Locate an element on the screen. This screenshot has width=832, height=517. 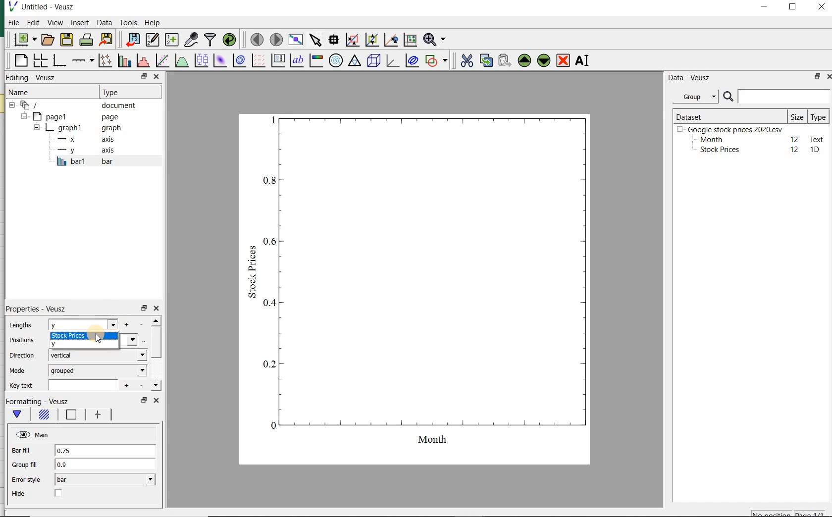
click to recenter graph axes is located at coordinates (390, 40).